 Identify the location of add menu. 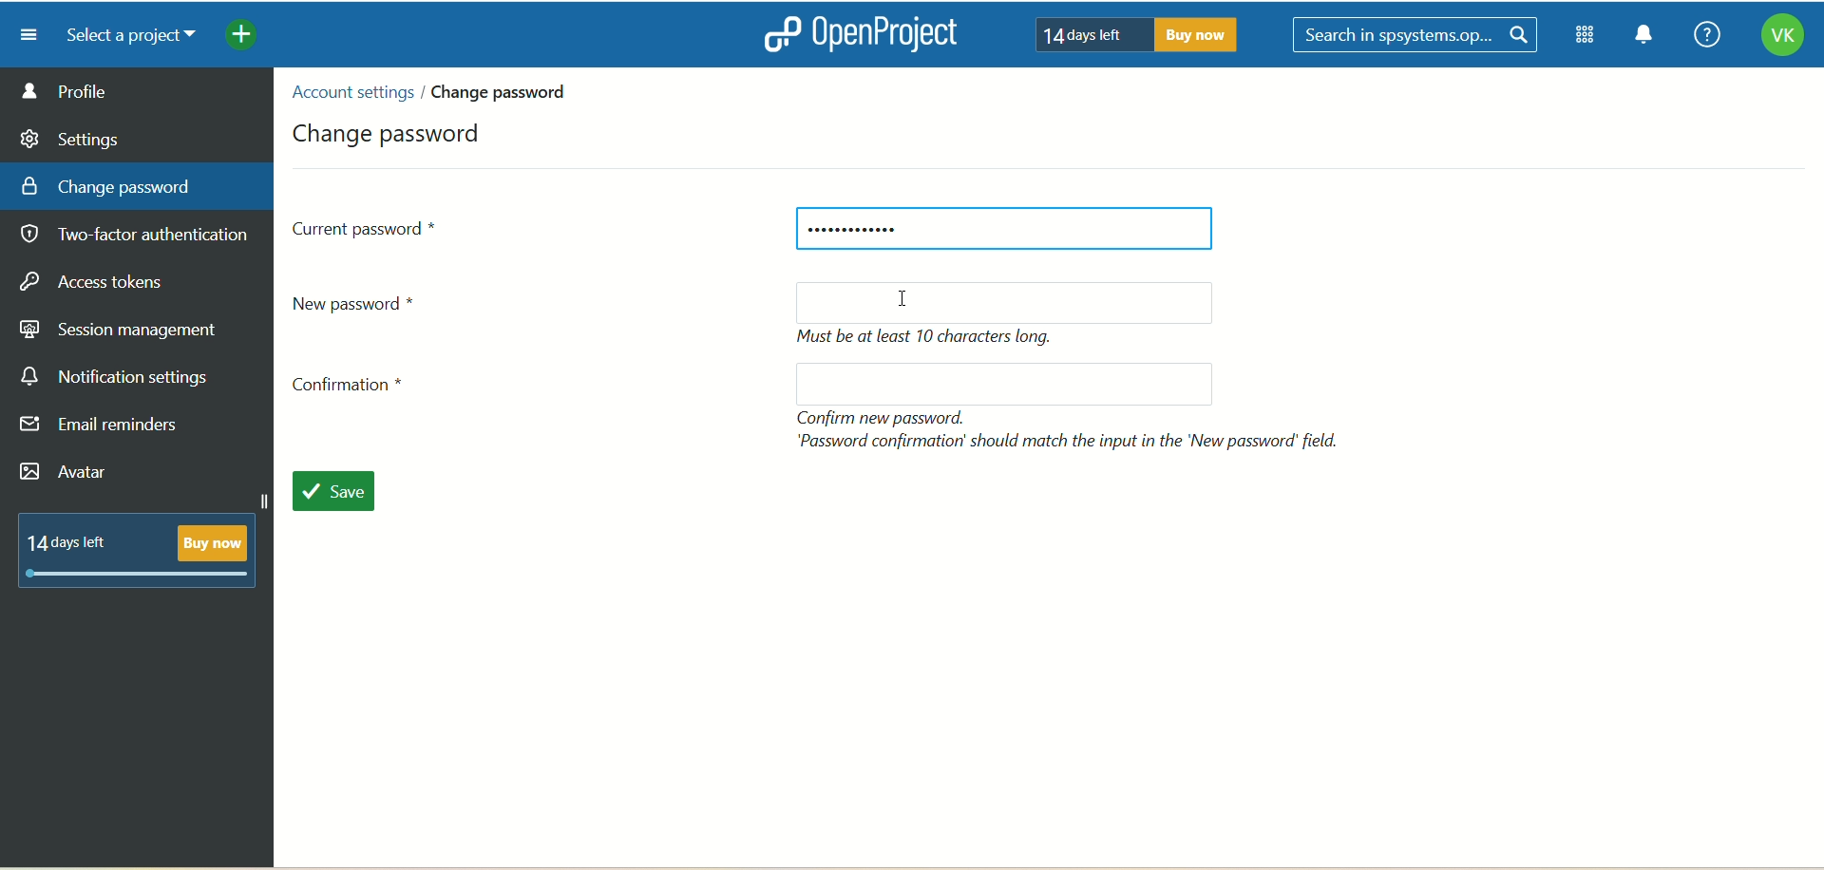
(243, 37).